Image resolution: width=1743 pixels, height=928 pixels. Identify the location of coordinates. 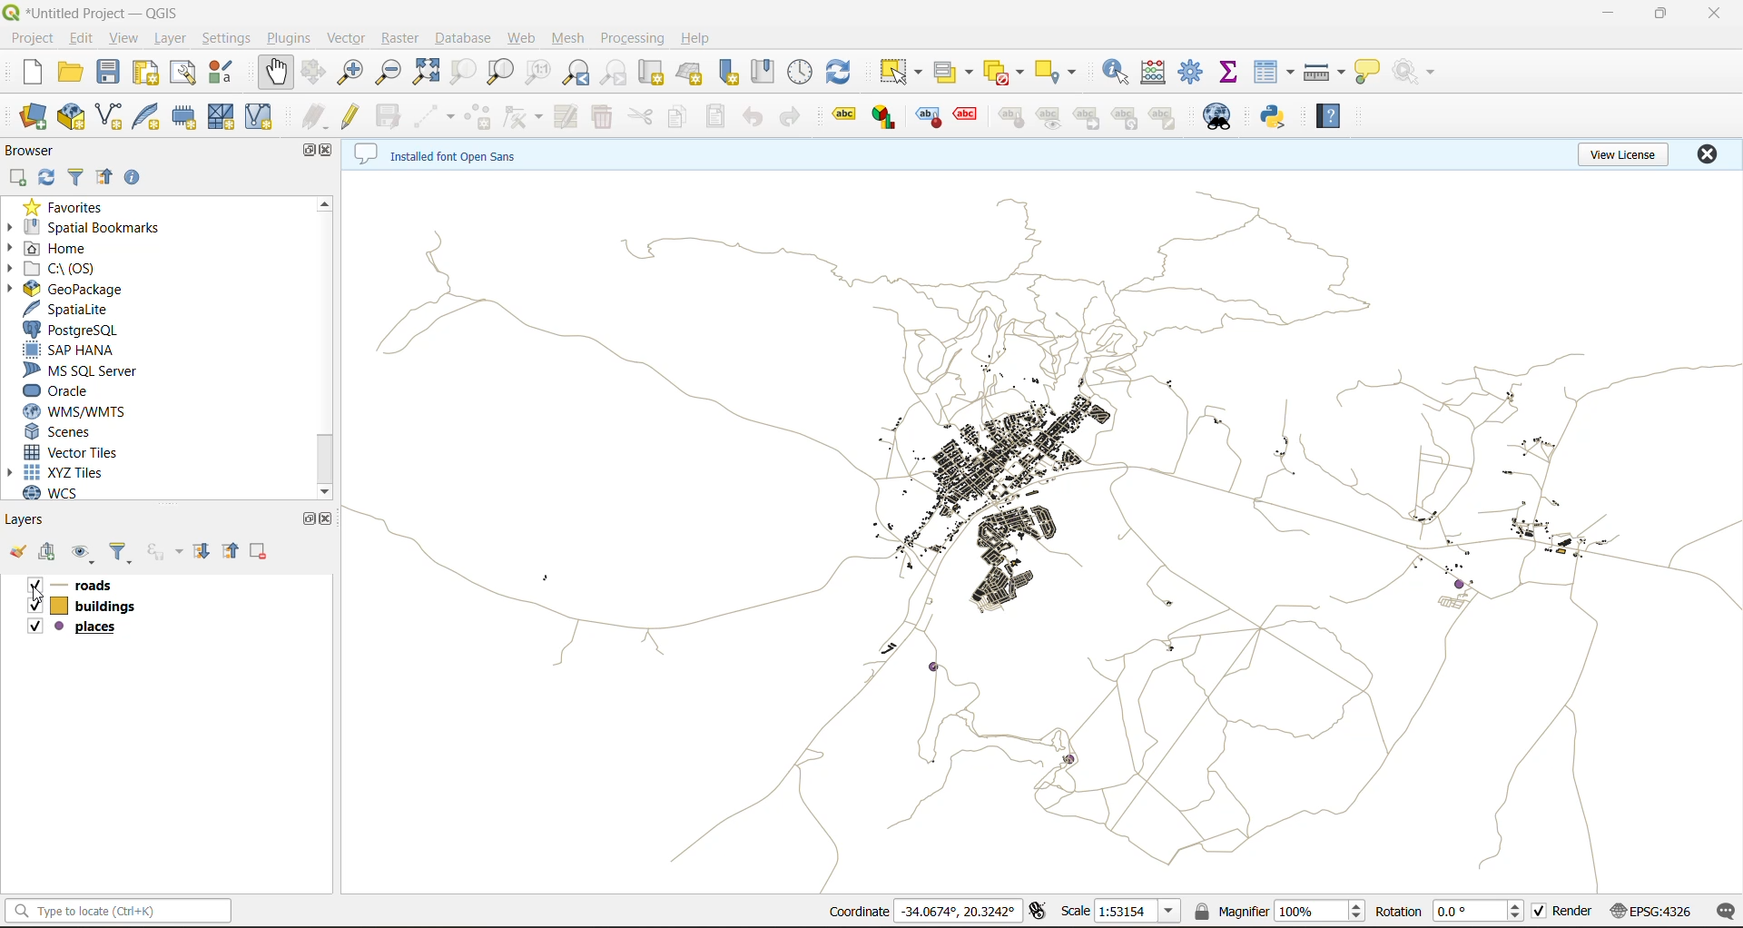
(921, 912).